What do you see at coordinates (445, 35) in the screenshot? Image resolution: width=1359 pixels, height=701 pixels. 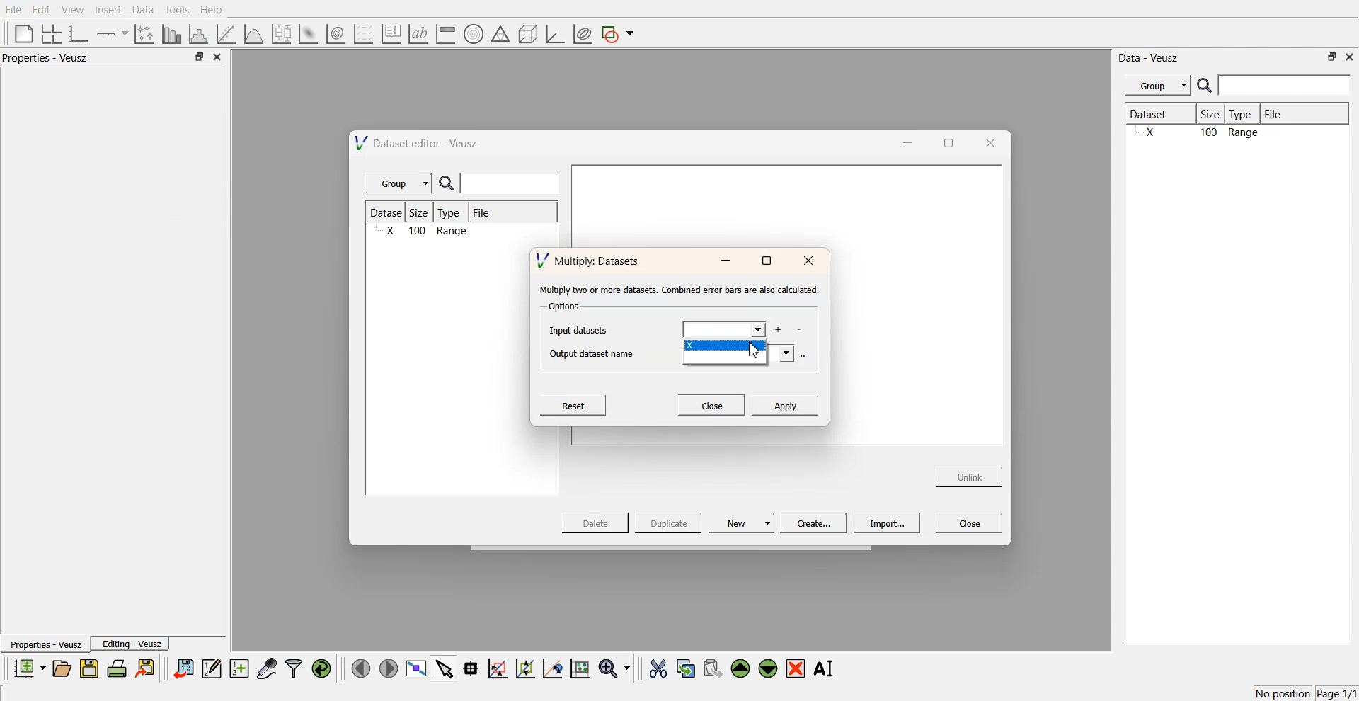 I see `image color bar` at bounding box center [445, 35].